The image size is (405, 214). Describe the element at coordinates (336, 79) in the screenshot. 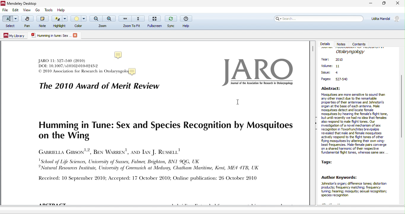

I see `page: 527-540` at that location.